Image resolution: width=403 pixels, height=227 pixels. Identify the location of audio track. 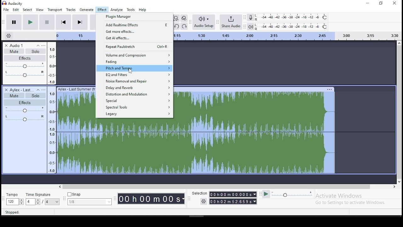
(76, 130).